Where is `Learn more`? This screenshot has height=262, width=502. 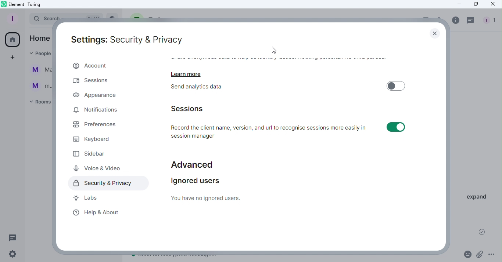
Learn more is located at coordinates (189, 72).